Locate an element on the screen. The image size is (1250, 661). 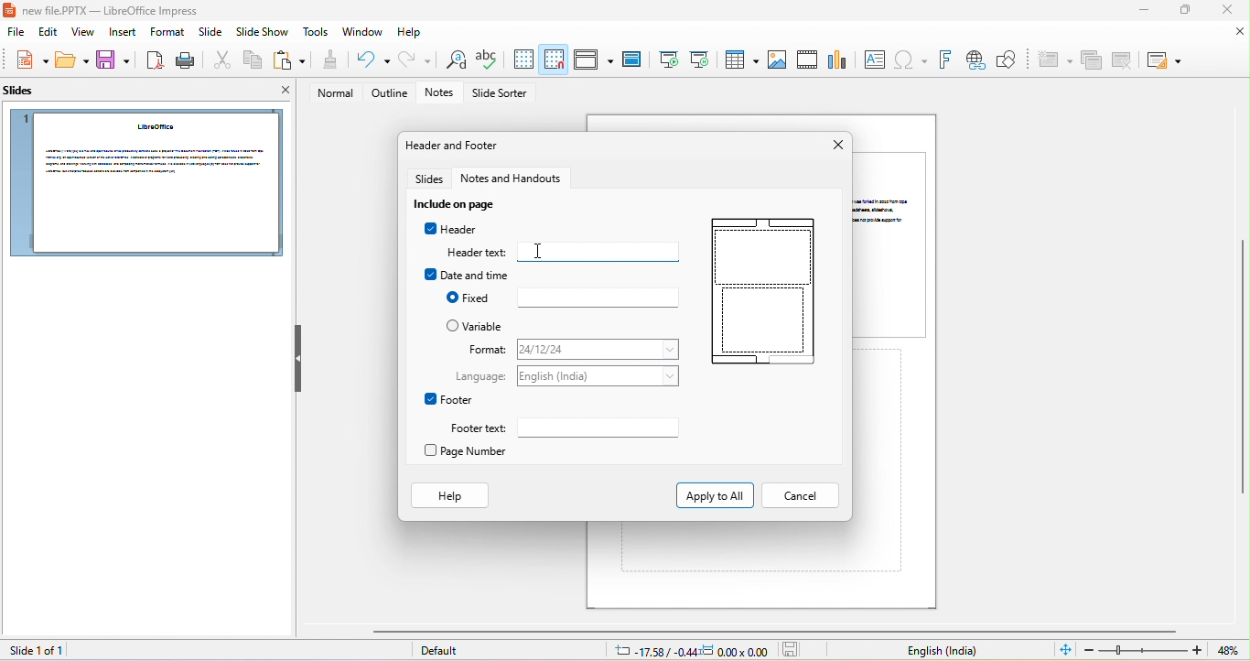
footer is located at coordinates (449, 399).